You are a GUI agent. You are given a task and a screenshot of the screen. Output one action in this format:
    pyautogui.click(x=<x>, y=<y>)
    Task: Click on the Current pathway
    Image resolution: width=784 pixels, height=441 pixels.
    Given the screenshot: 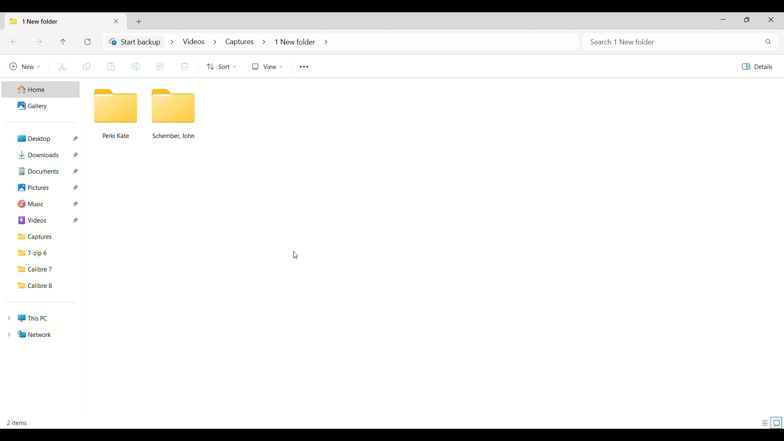 What is the action you would take?
    pyautogui.click(x=249, y=41)
    